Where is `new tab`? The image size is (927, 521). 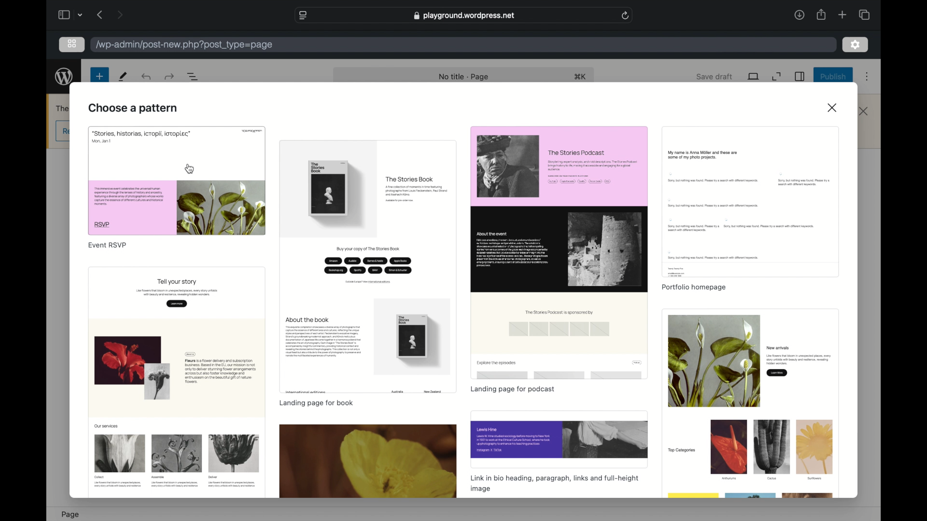
new tab is located at coordinates (843, 15).